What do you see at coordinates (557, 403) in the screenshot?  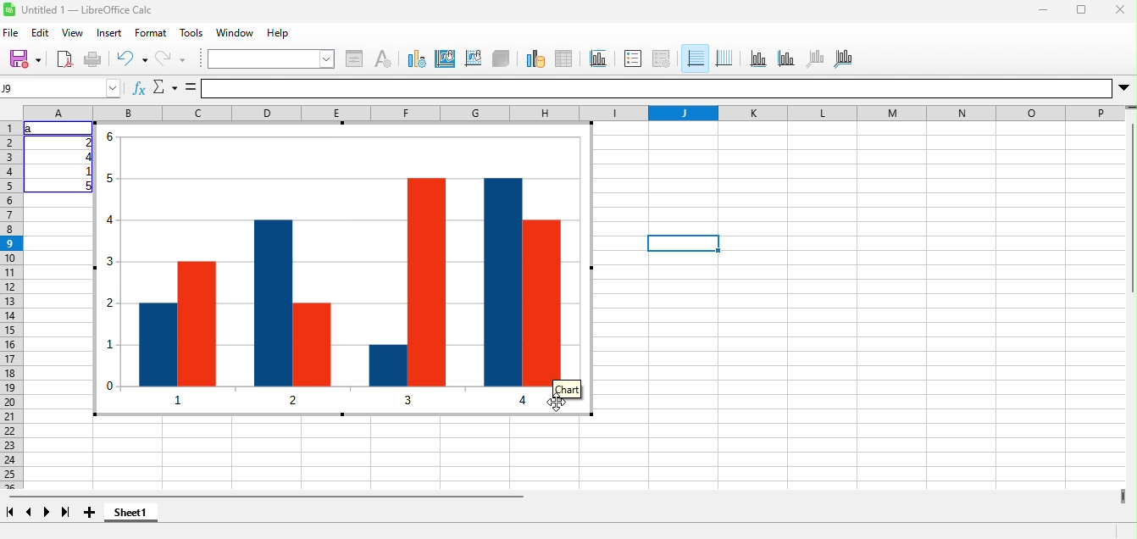 I see `cursor` at bounding box center [557, 403].